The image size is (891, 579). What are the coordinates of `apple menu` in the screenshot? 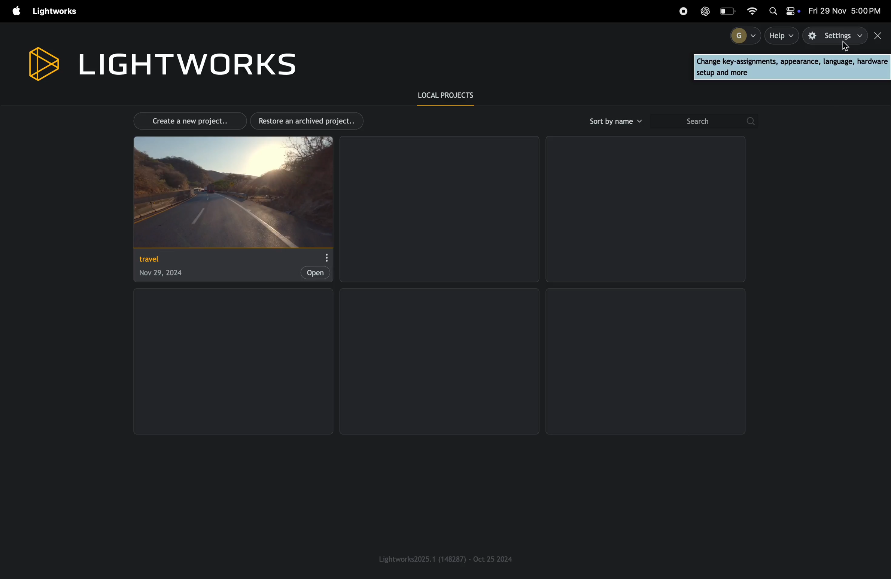 It's located at (13, 12).